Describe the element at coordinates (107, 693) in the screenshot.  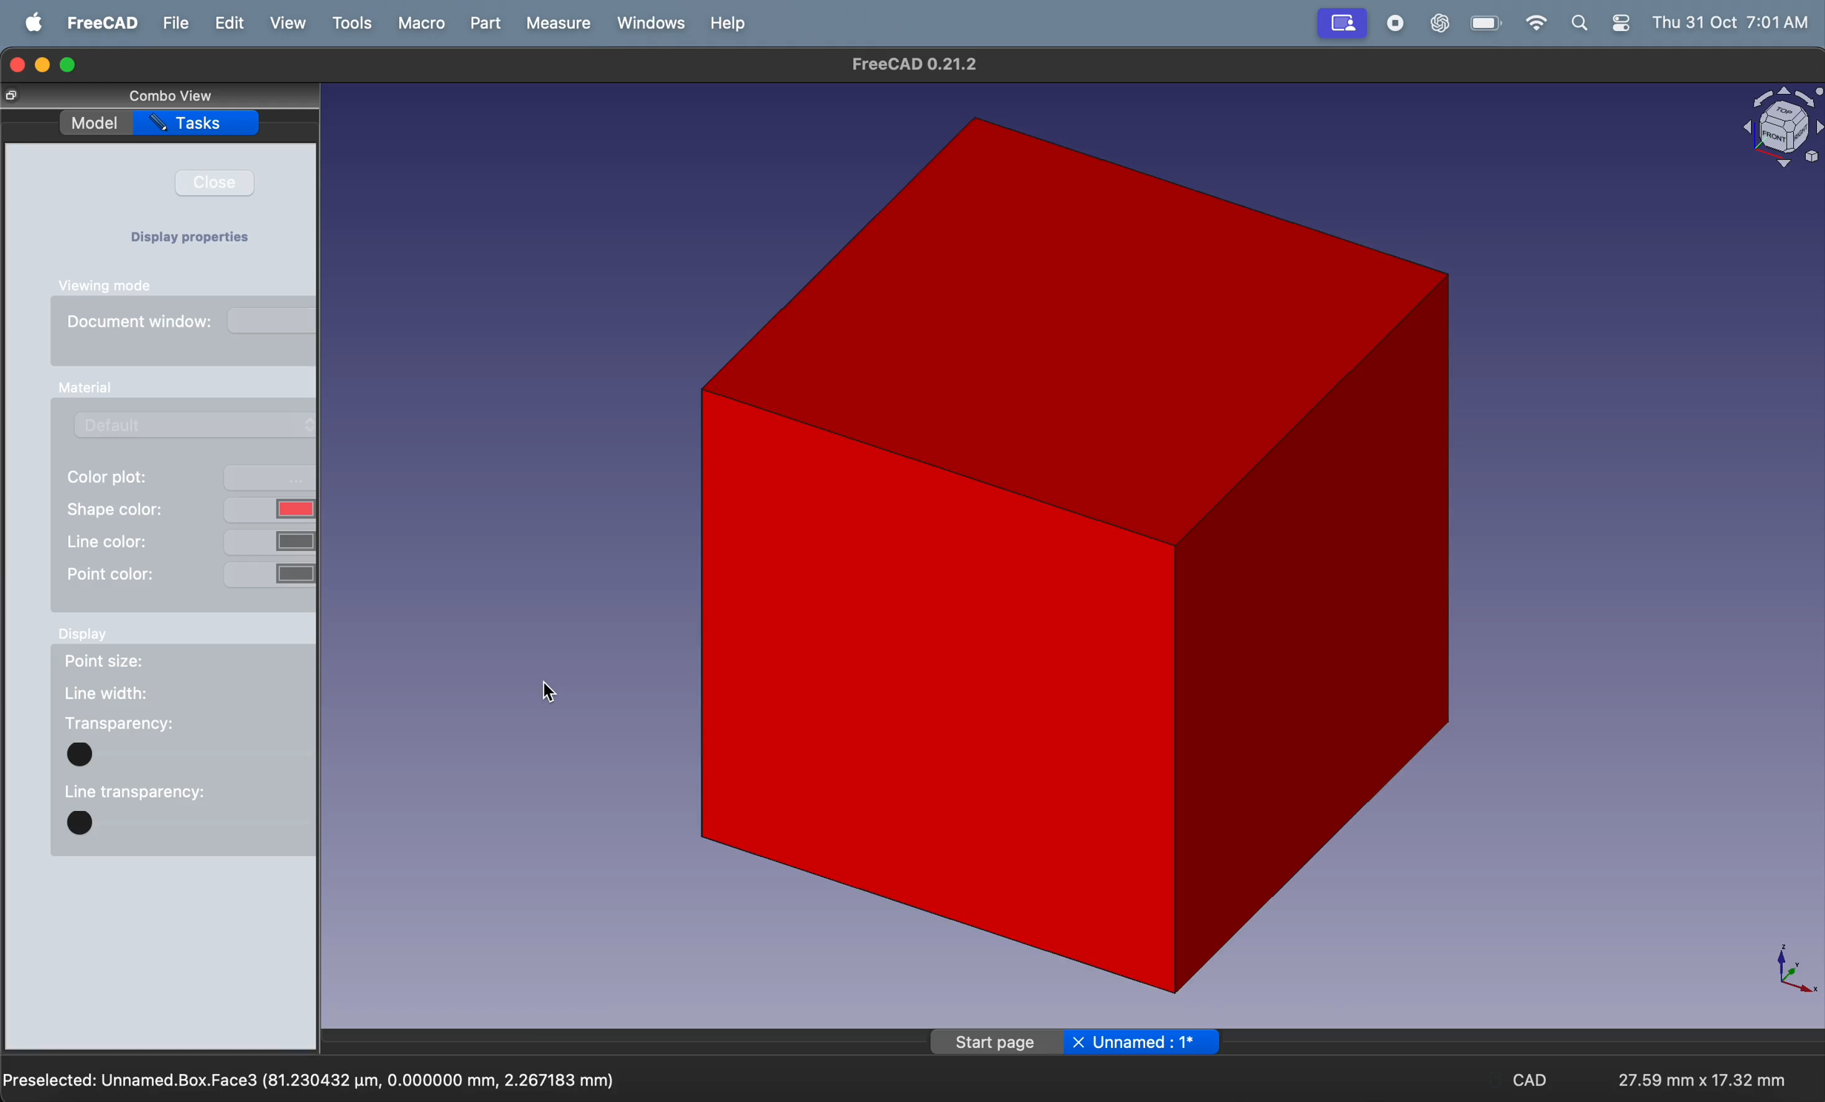
I see `line width` at that location.